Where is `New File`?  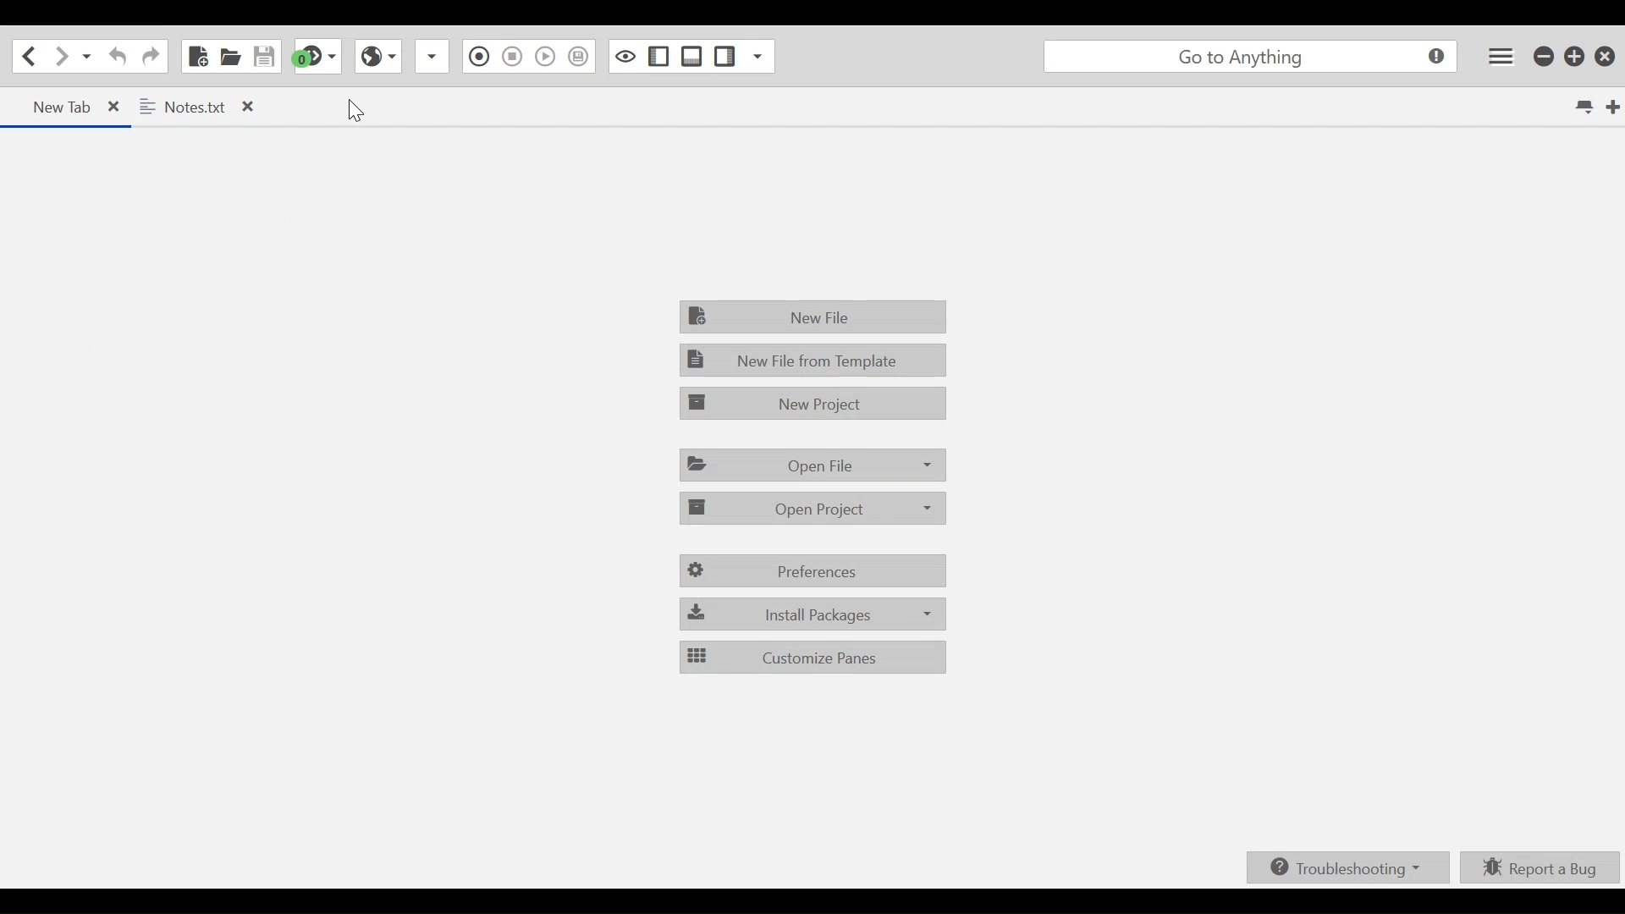
New File is located at coordinates (811, 316).